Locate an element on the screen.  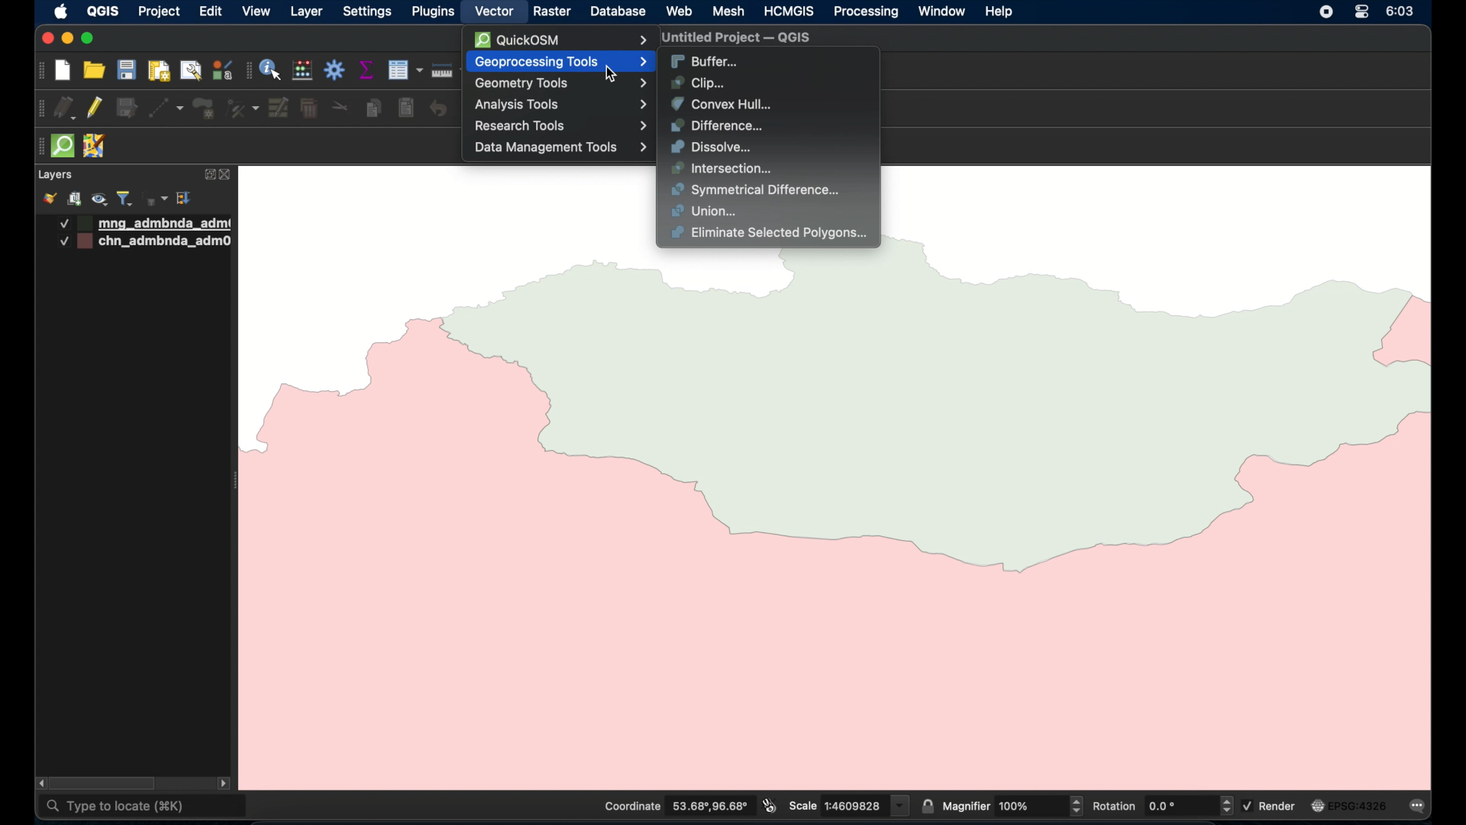
edit is located at coordinates (211, 11).